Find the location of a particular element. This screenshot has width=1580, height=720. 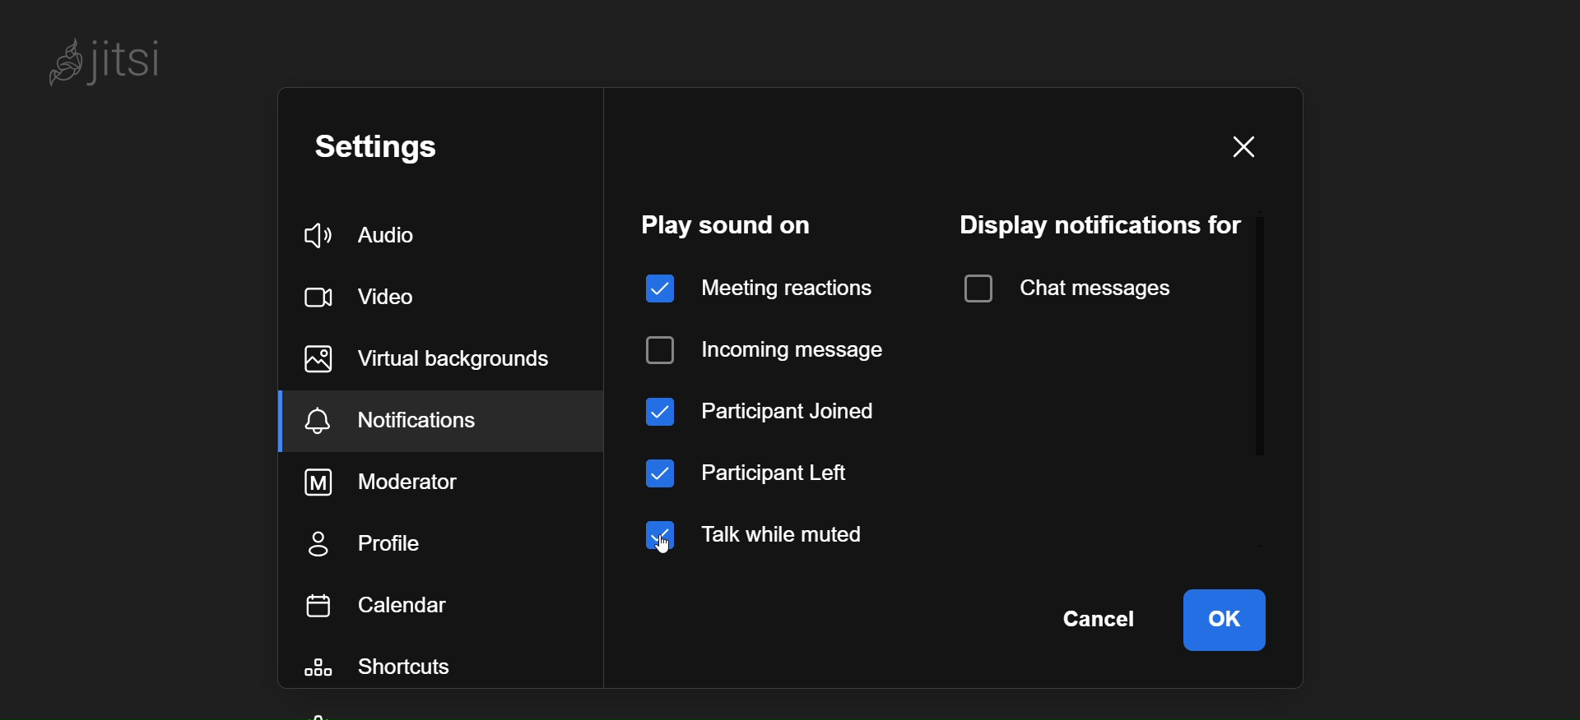

close is located at coordinates (1249, 146).